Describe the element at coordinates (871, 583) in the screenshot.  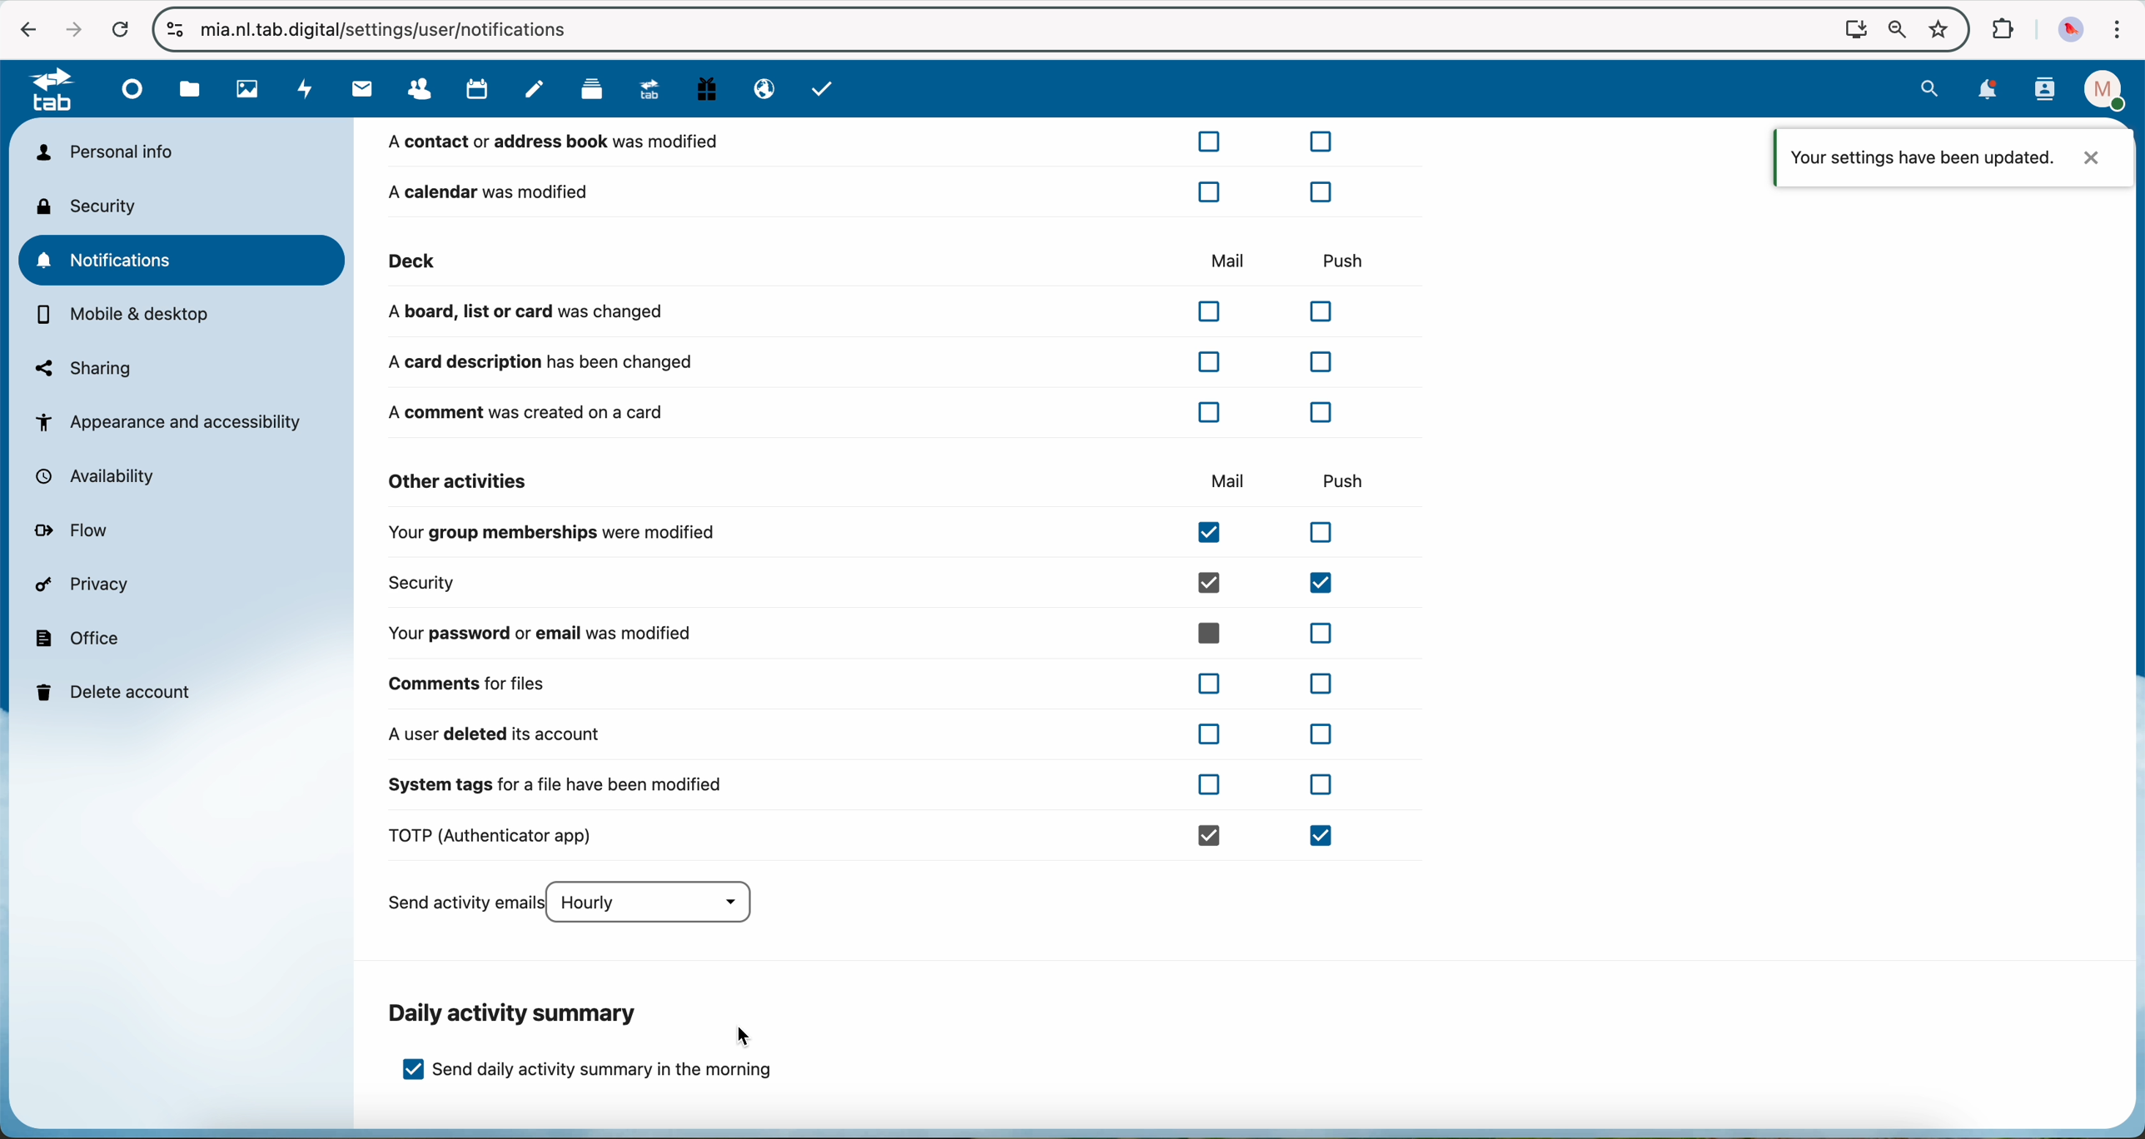
I see `security` at that location.